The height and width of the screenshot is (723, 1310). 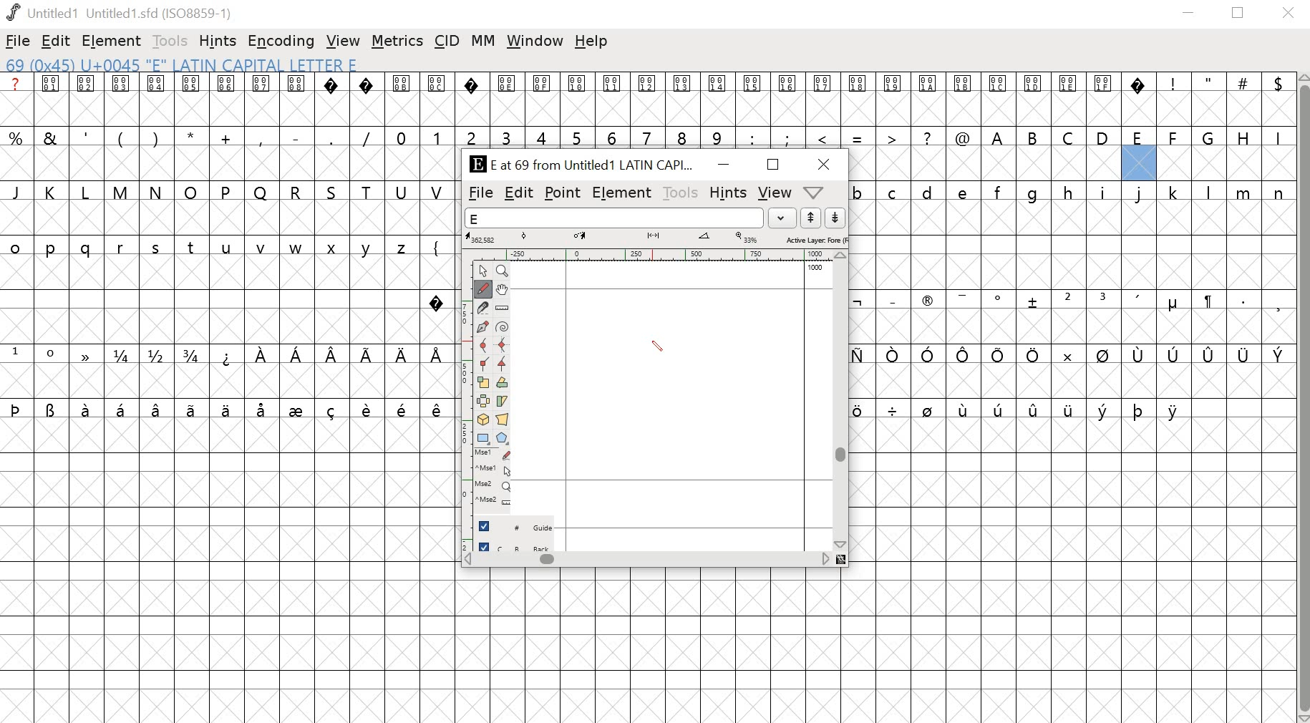 I want to click on guide layer, so click(x=515, y=529).